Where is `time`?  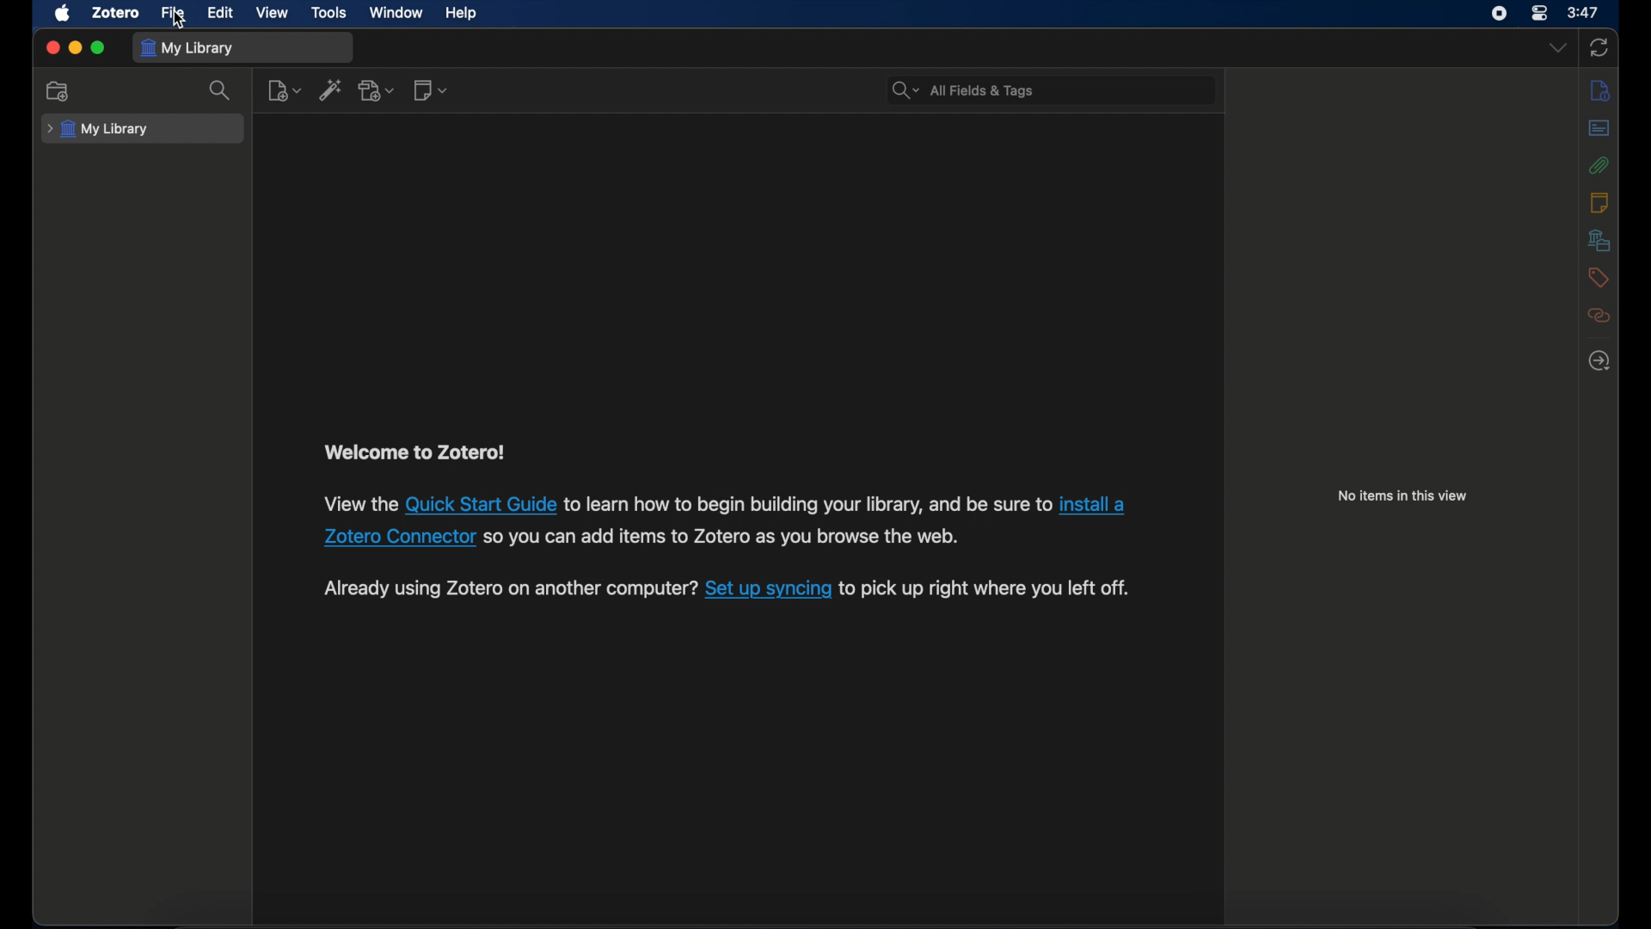
time is located at coordinates (1584, 11).